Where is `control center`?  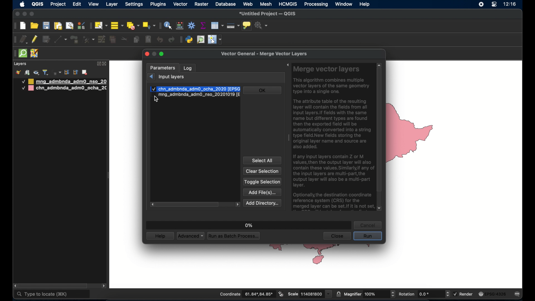 control center is located at coordinates (494, 5).